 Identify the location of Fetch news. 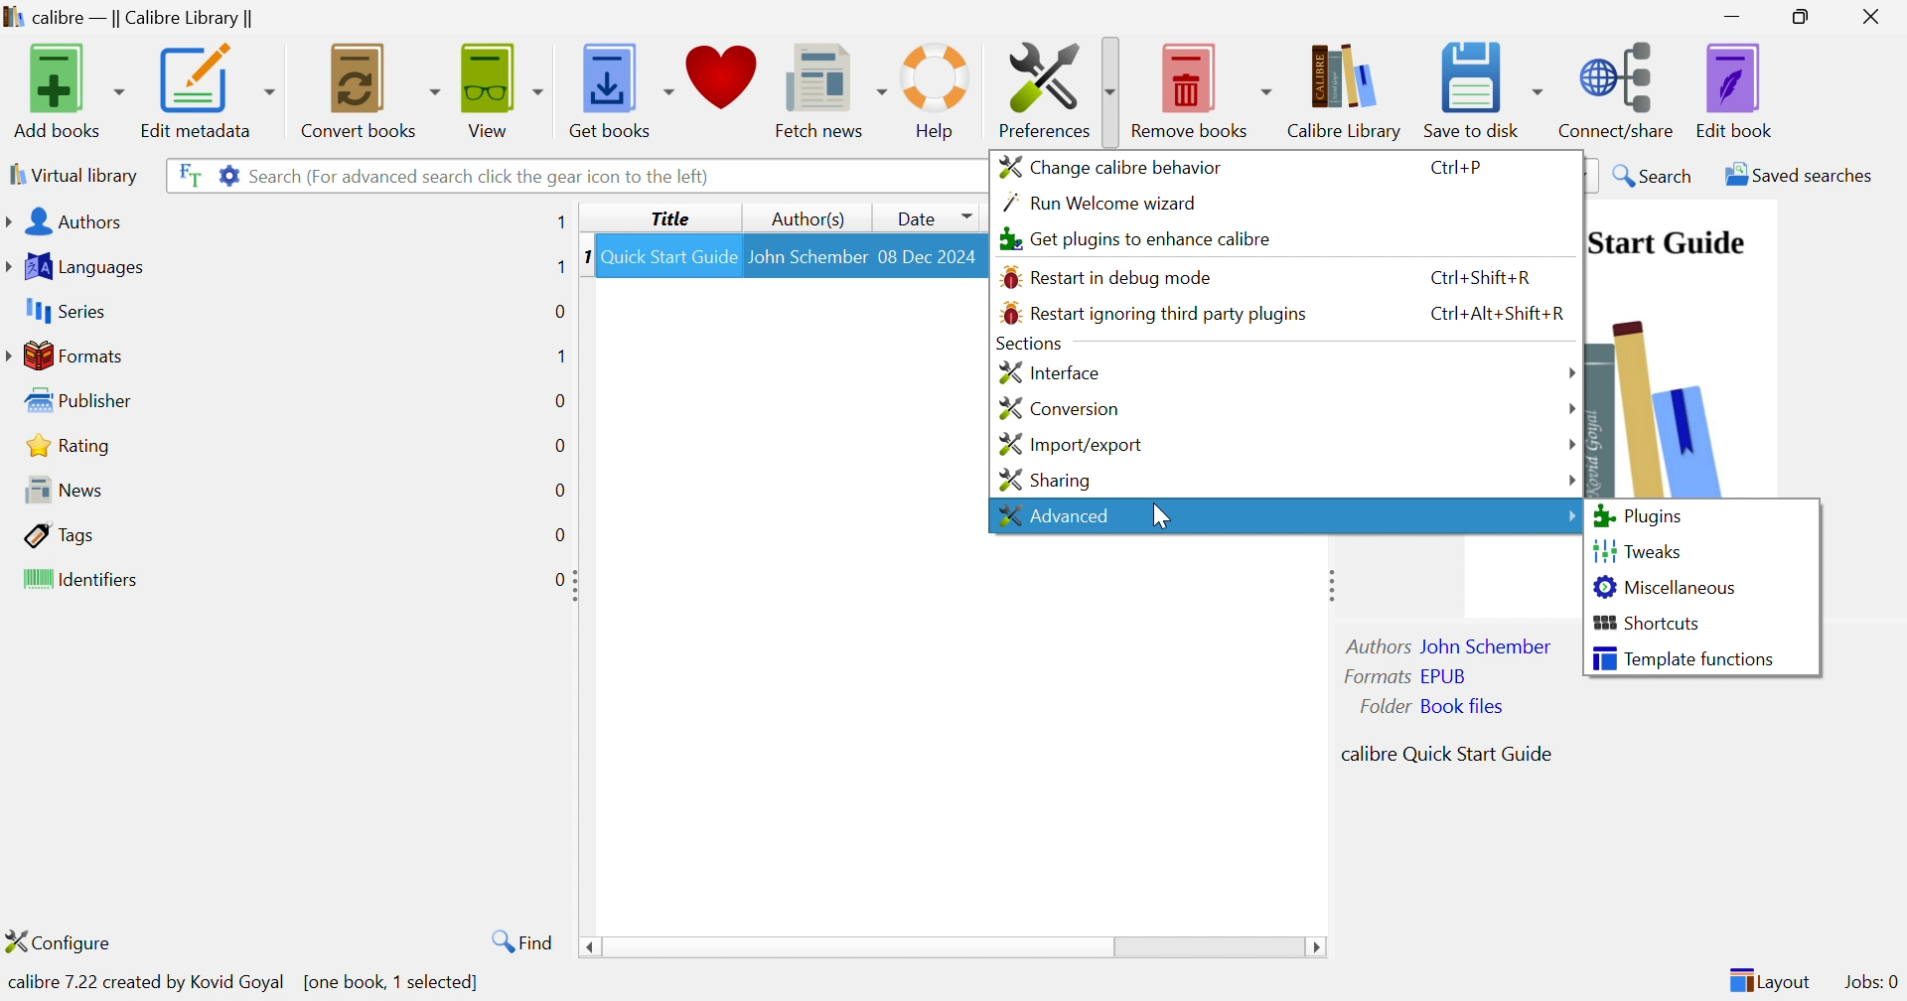
(833, 86).